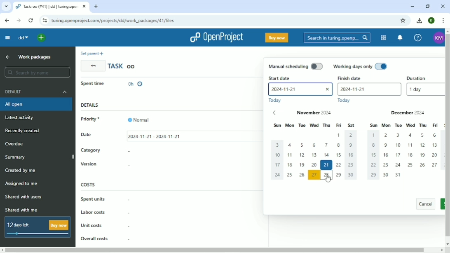 This screenshot has height=253, width=450. What do you see at coordinates (131, 201) in the screenshot?
I see `-` at bounding box center [131, 201].